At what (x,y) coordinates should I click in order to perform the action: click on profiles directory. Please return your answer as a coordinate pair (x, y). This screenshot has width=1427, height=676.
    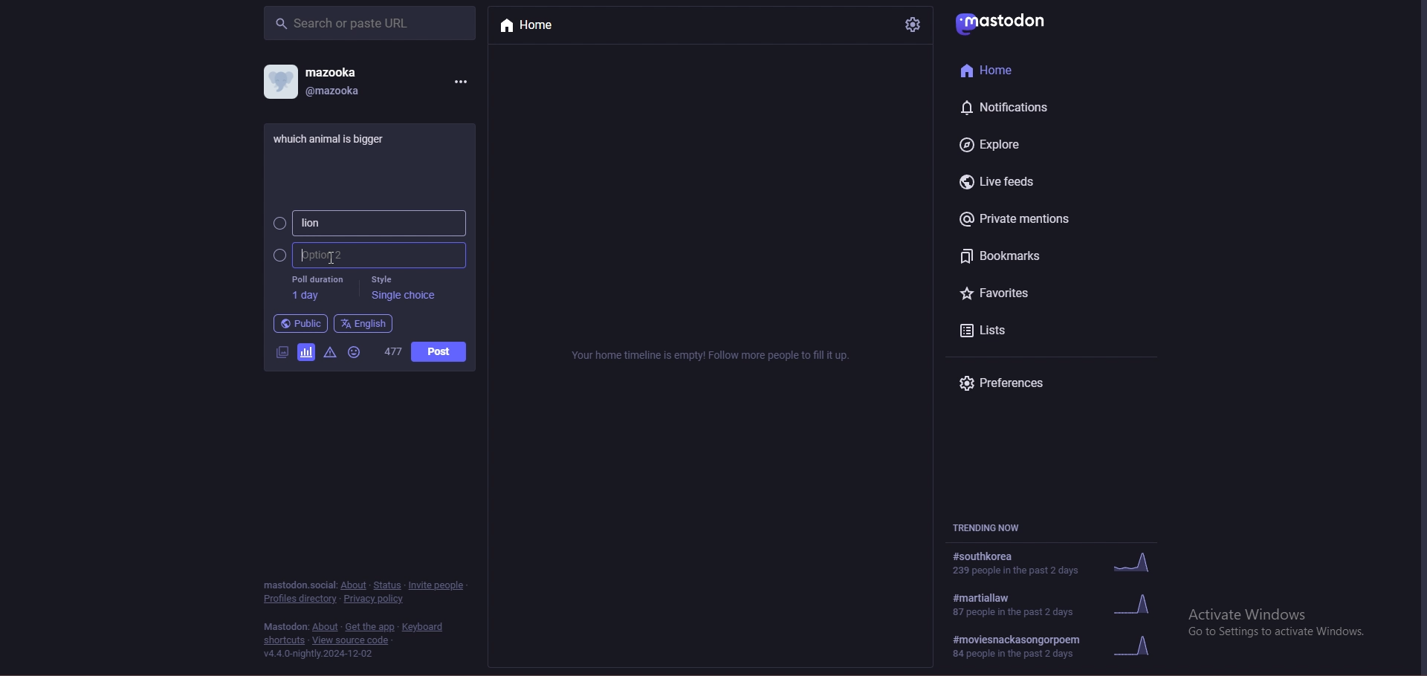
    Looking at the image, I should click on (300, 599).